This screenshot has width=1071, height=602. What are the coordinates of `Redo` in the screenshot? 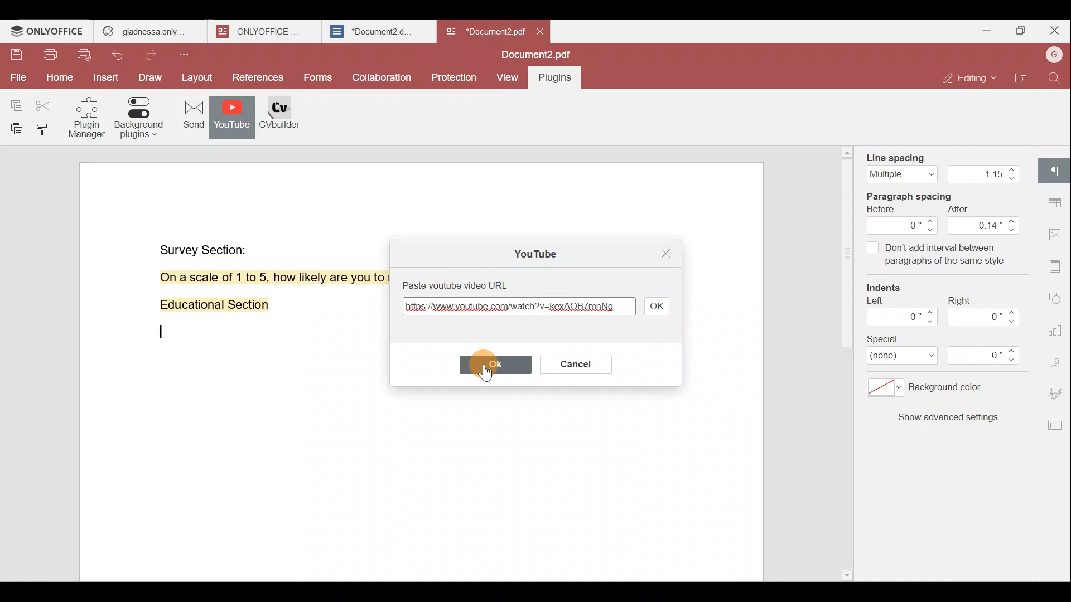 It's located at (154, 55).